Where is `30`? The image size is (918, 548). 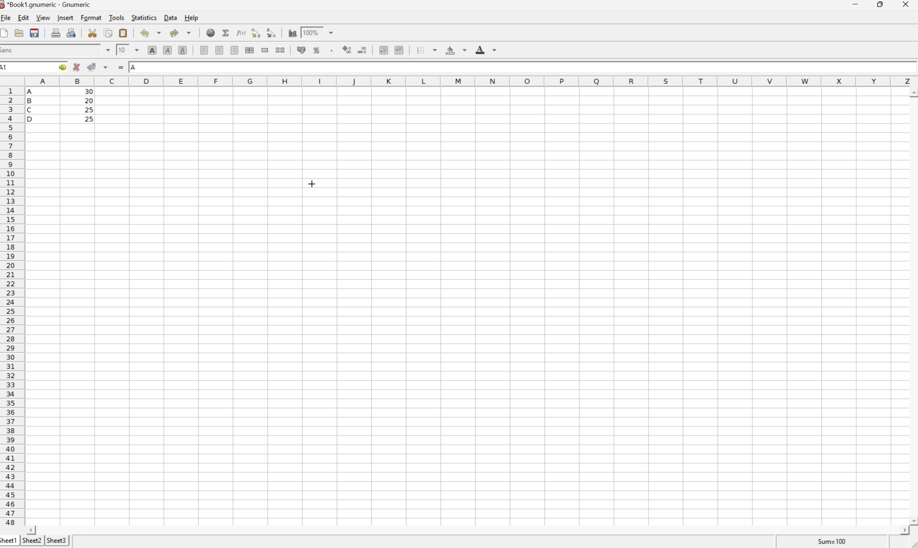
30 is located at coordinates (88, 92).